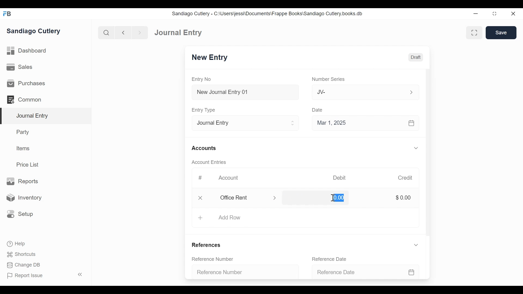 The width and height of the screenshot is (523, 294). What do you see at coordinates (21, 265) in the screenshot?
I see `Change DB` at bounding box center [21, 265].